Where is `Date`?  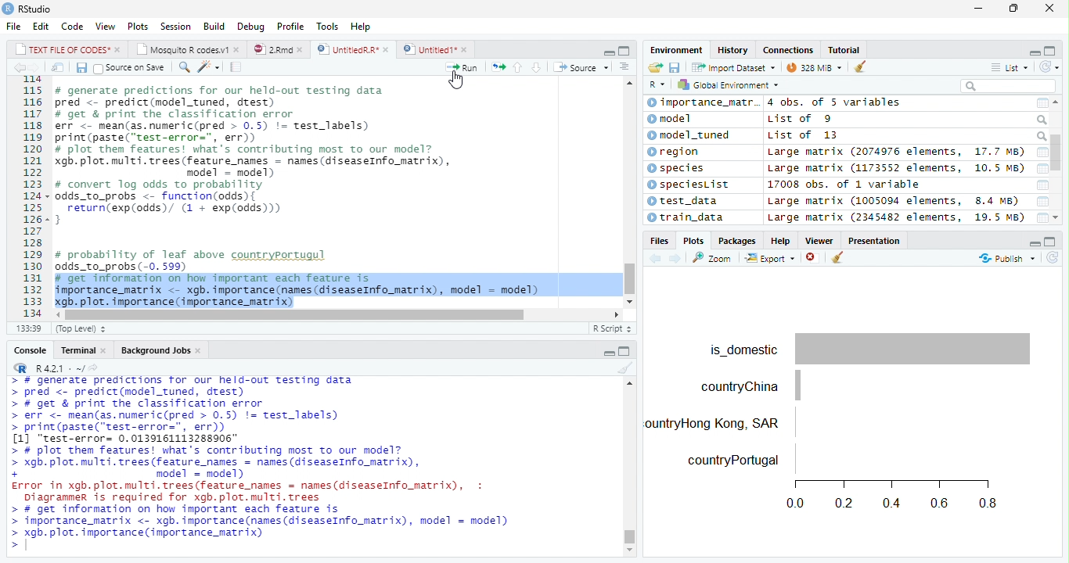
Date is located at coordinates (1042, 218).